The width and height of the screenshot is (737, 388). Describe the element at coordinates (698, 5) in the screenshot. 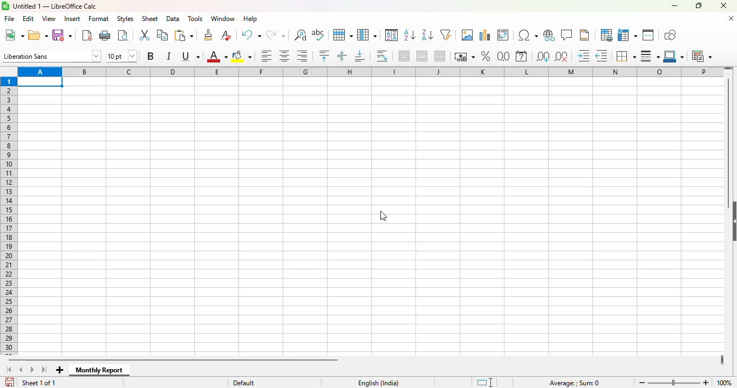

I see `maximize` at that location.